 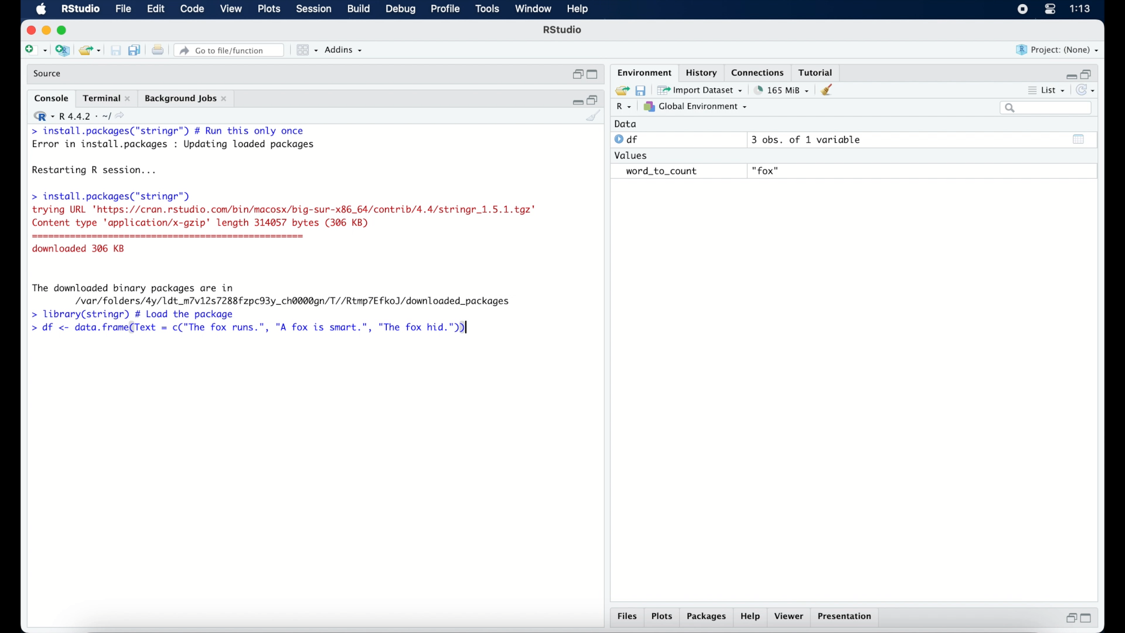 I want to click on environment, so click(x=643, y=72).